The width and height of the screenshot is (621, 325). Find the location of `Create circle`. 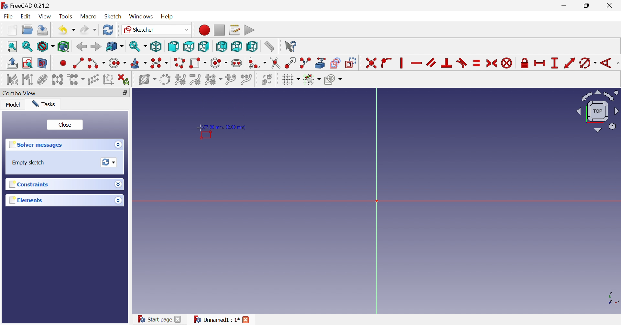

Create circle is located at coordinates (117, 63).